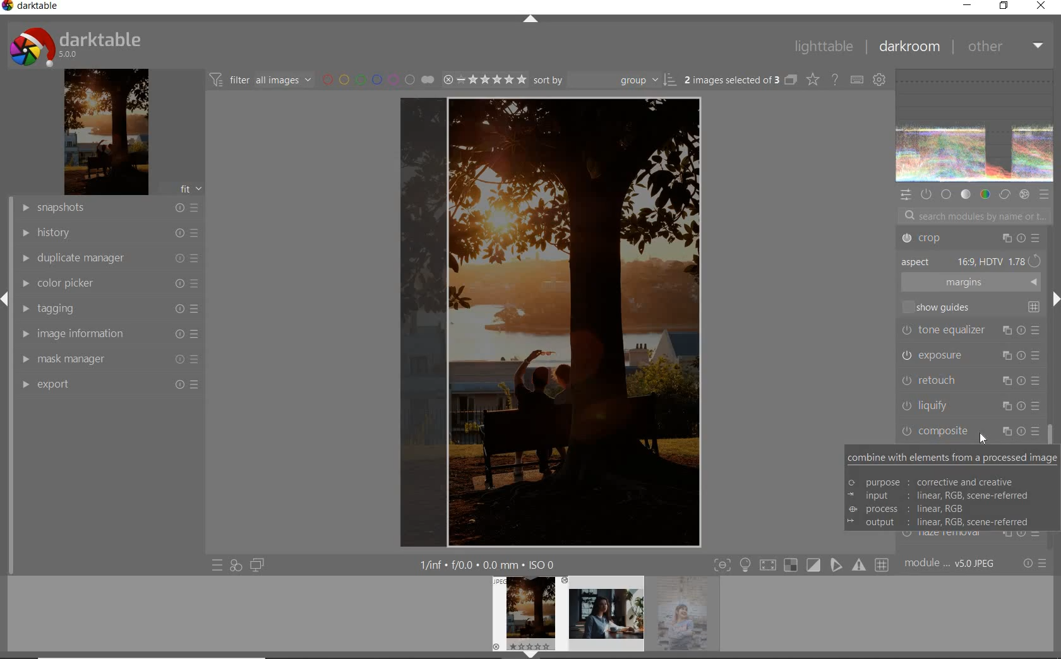 Image resolution: width=1061 pixels, height=659 pixels. What do you see at coordinates (109, 359) in the screenshot?
I see `mask manager` at bounding box center [109, 359].